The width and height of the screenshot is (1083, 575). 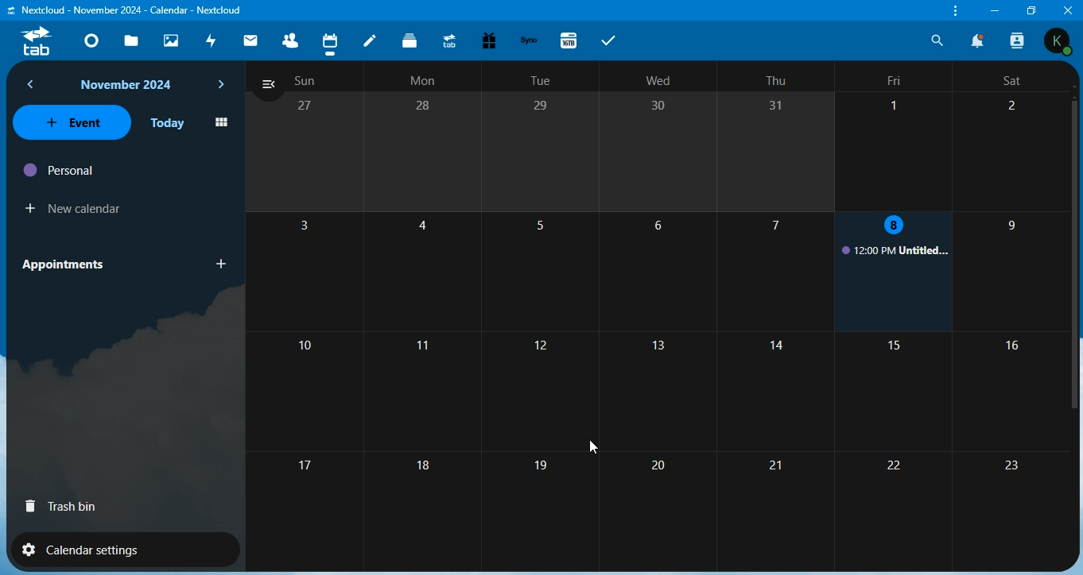 I want to click on notes, so click(x=371, y=38).